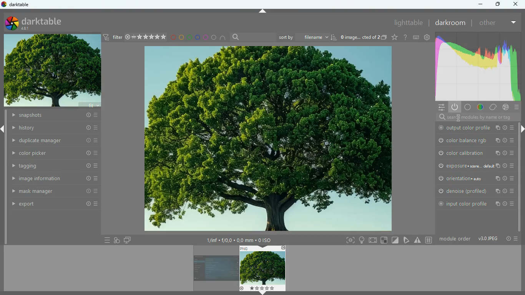 The height and width of the screenshot is (295, 525). What do you see at coordinates (199, 38) in the screenshot?
I see `blue` at bounding box center [199, 38].